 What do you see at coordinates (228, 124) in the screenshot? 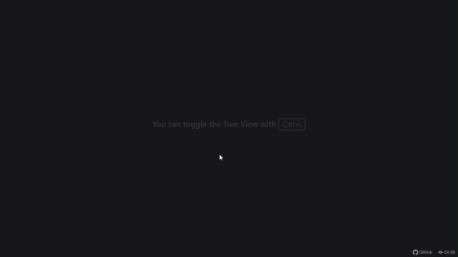
I see `You can toggle the Tree View with ctrl+\` at bounding box center [228, 124].